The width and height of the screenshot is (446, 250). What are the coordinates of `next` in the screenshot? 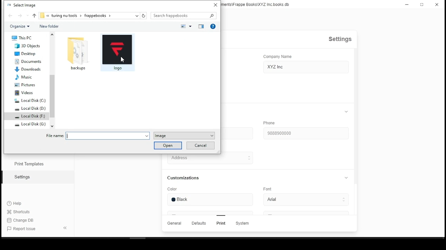 It's located at (23, 15).